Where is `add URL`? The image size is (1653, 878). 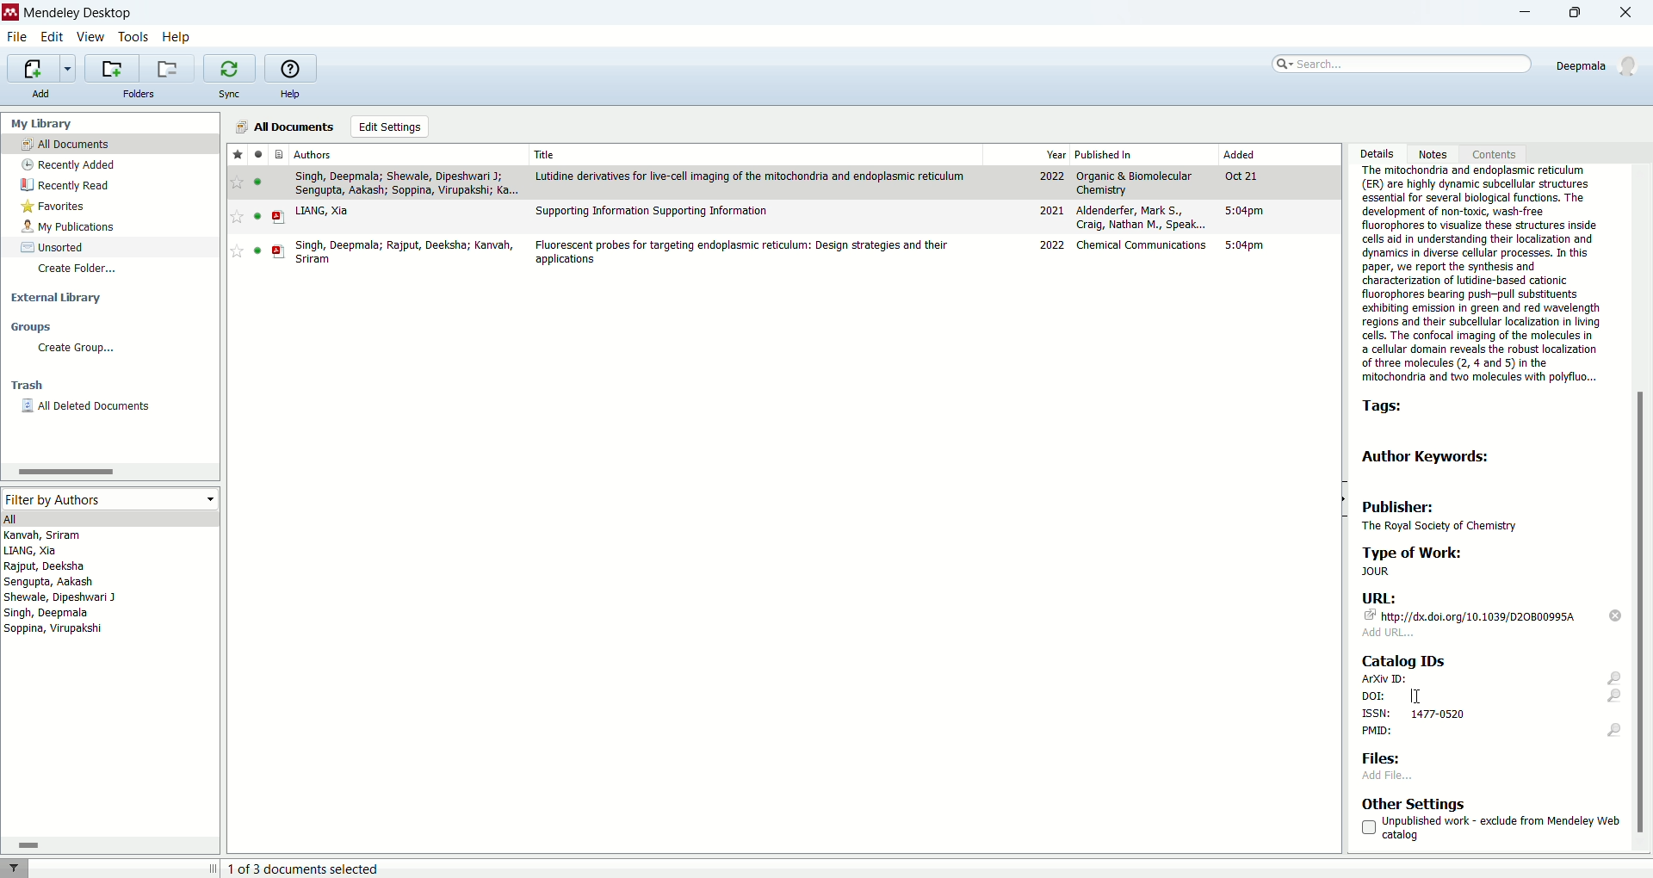
add URL is located at coordinates (1389, 633).